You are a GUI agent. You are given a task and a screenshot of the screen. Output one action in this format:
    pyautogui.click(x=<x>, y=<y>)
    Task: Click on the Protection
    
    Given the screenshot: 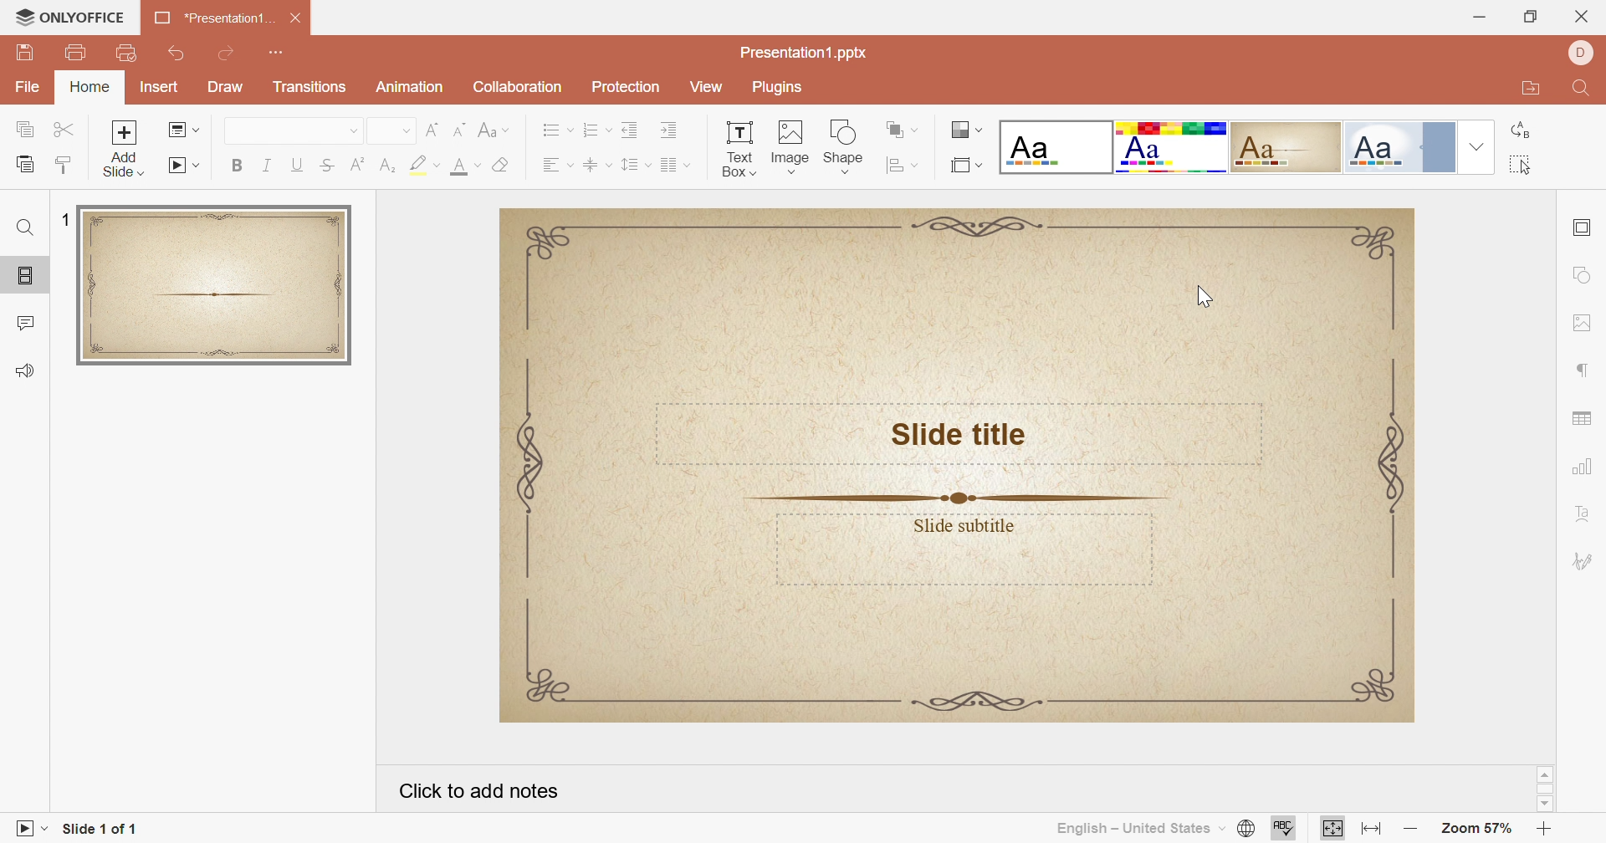 What is the action you would take?
    pyautogui.click(x=626, y=87)
    